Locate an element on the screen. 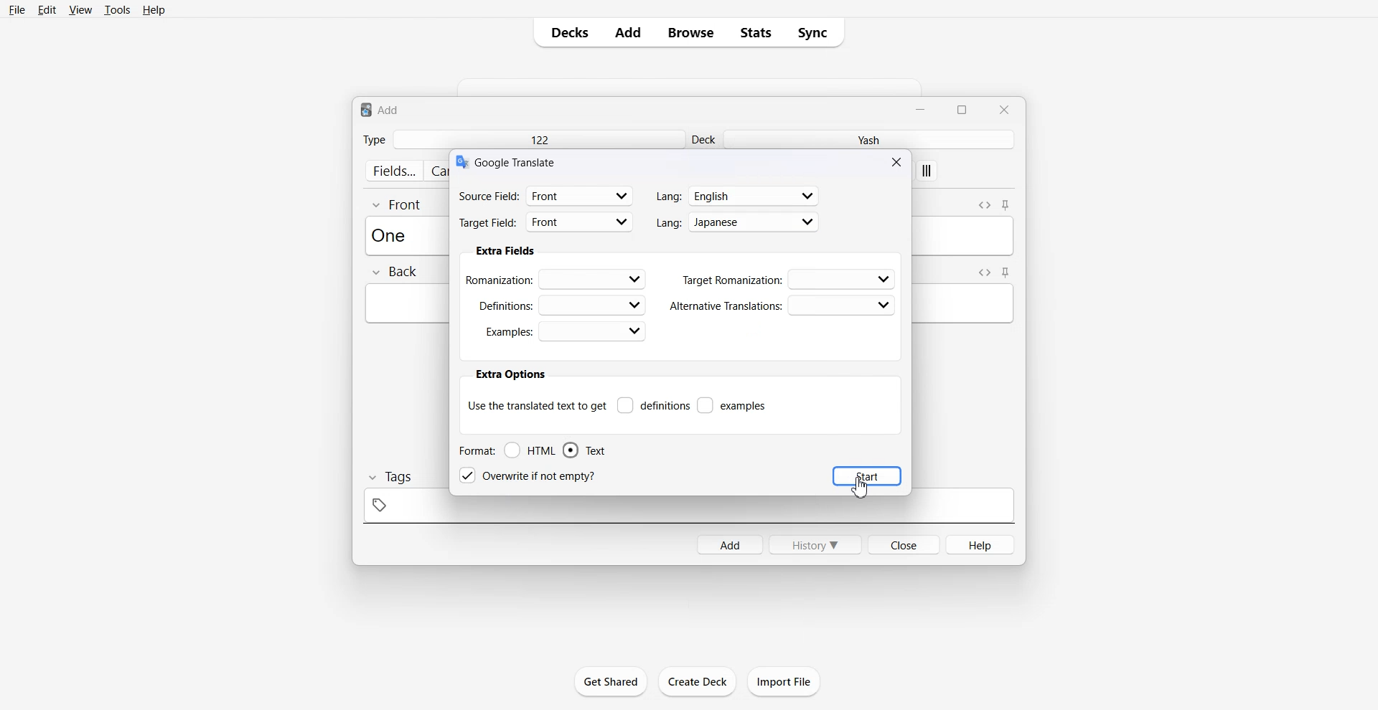  Get Shared is located at coordinates (611, 681).